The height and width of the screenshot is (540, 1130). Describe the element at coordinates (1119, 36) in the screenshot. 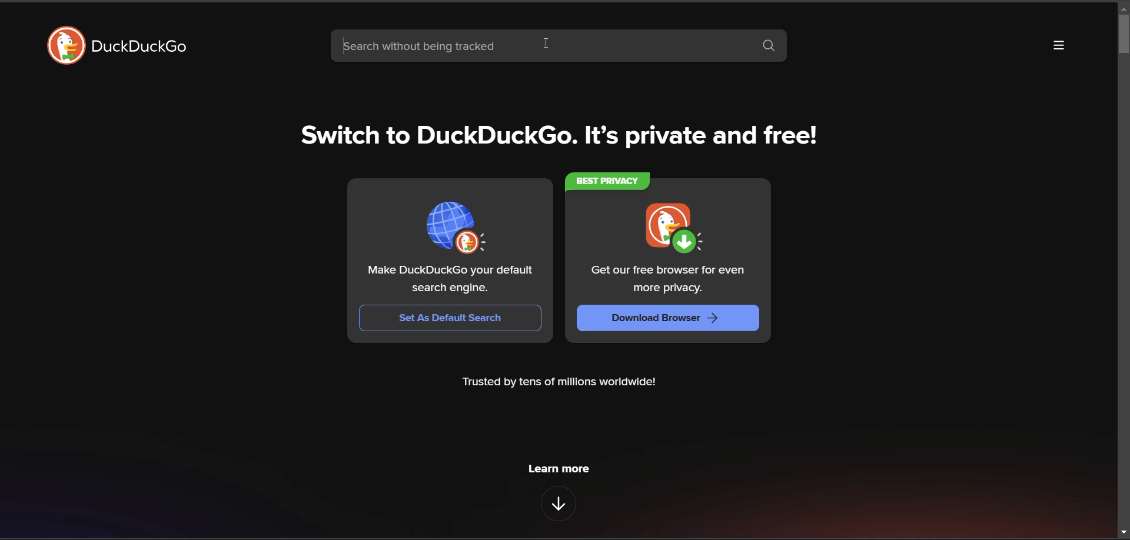

I see `vertical scroll bar` at that location.